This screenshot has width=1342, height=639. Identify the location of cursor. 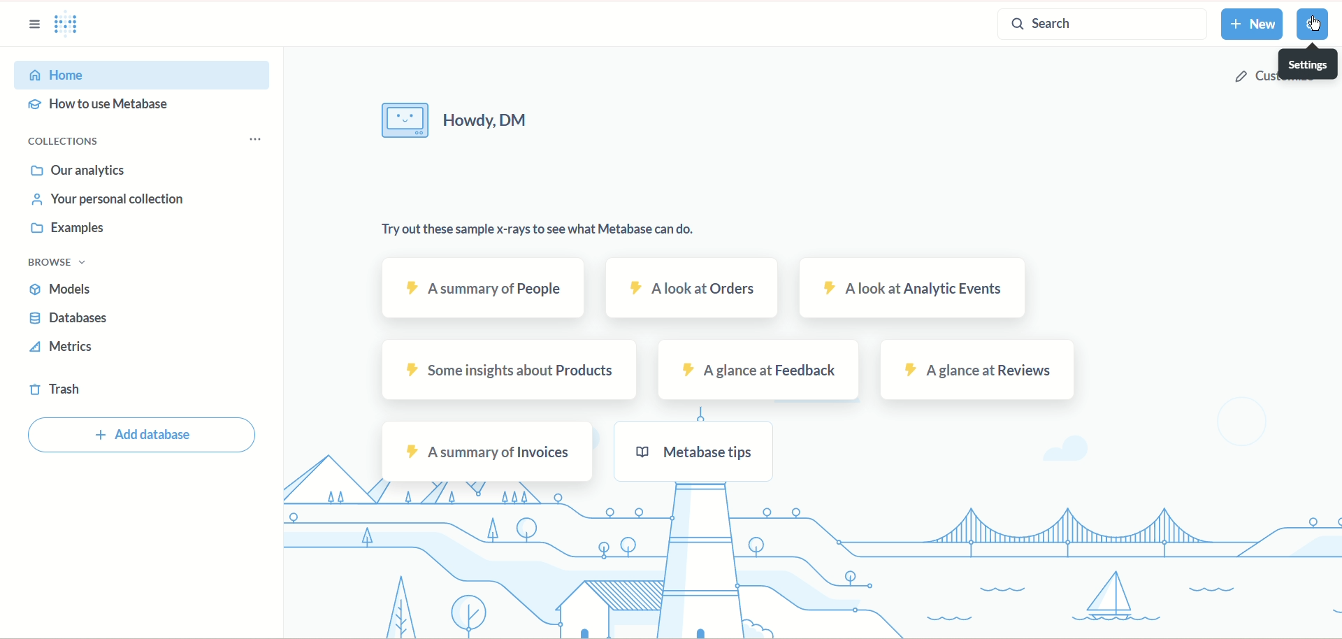
(1313, 23).